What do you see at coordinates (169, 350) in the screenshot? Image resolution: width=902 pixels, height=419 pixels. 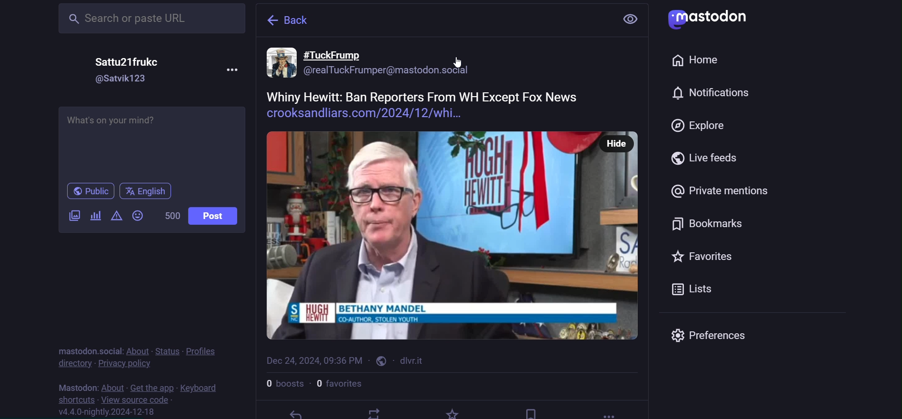 I see `status` at bounding box center [169, 350].